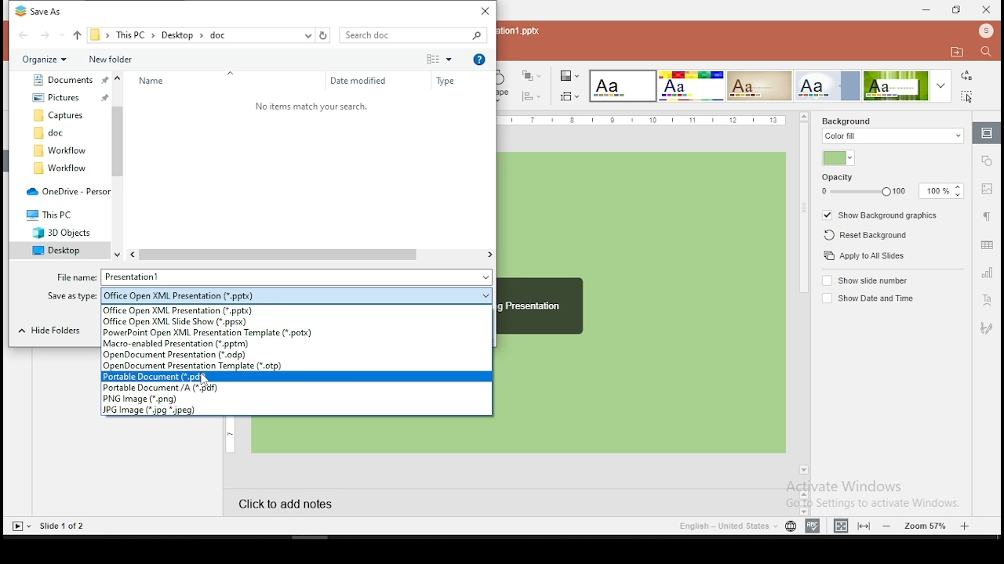 The image size is (1004, 564). Describe the element at coordinates (45, 13) in the screenshot. I see `Save As` at that location.